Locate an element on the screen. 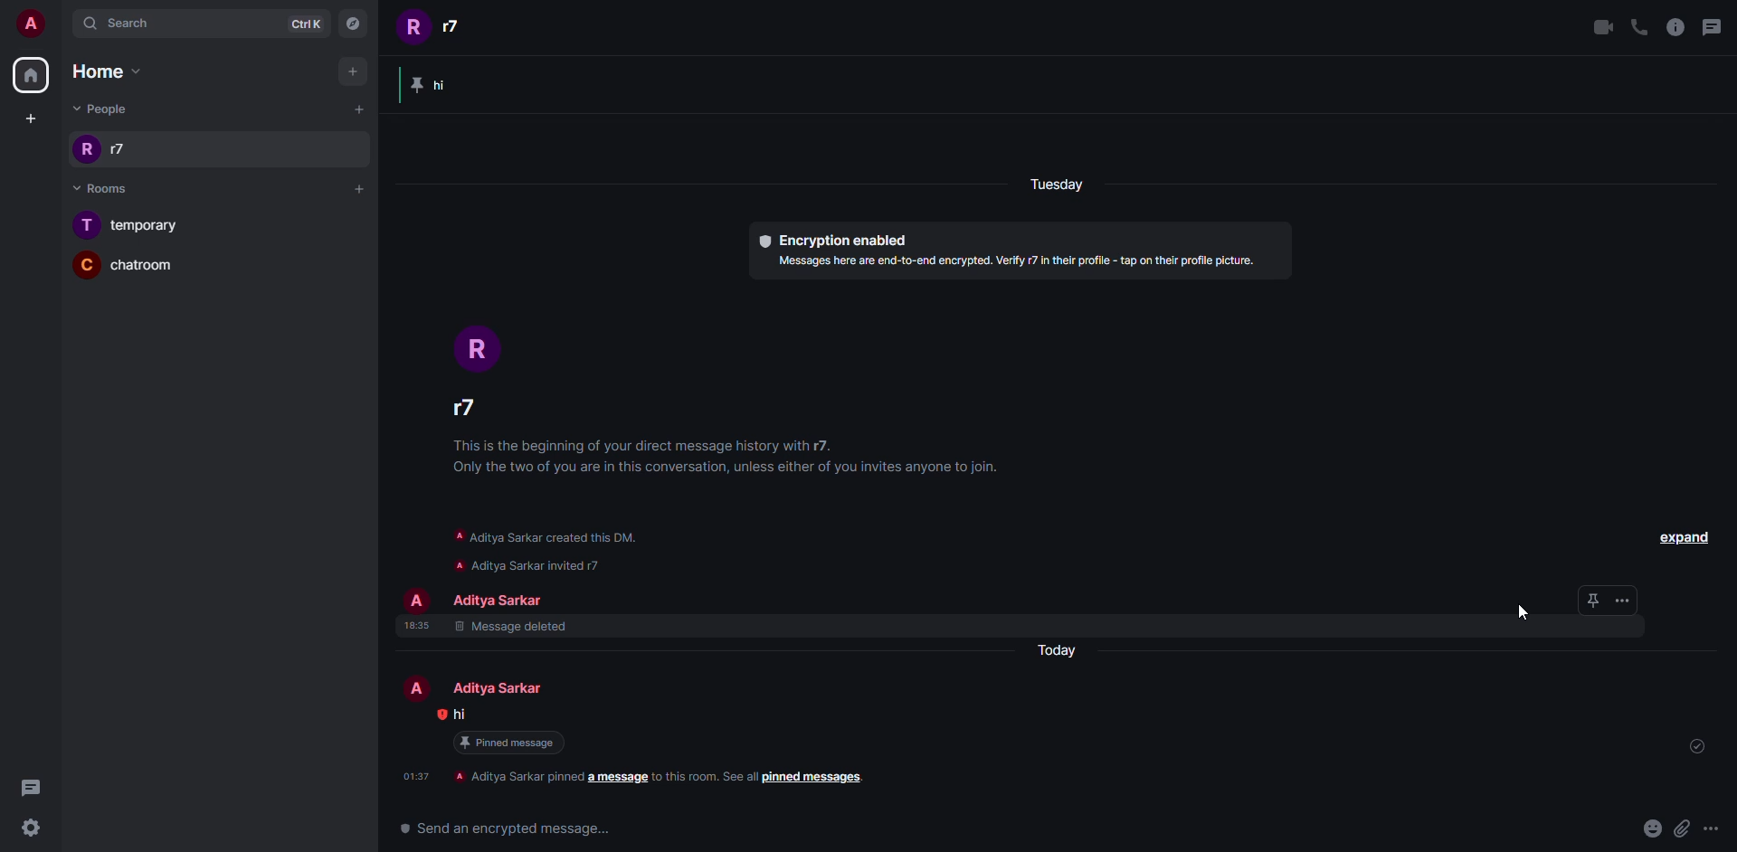 This screenshot has width=1737, height=852. info is located at coordinates (561, 546).